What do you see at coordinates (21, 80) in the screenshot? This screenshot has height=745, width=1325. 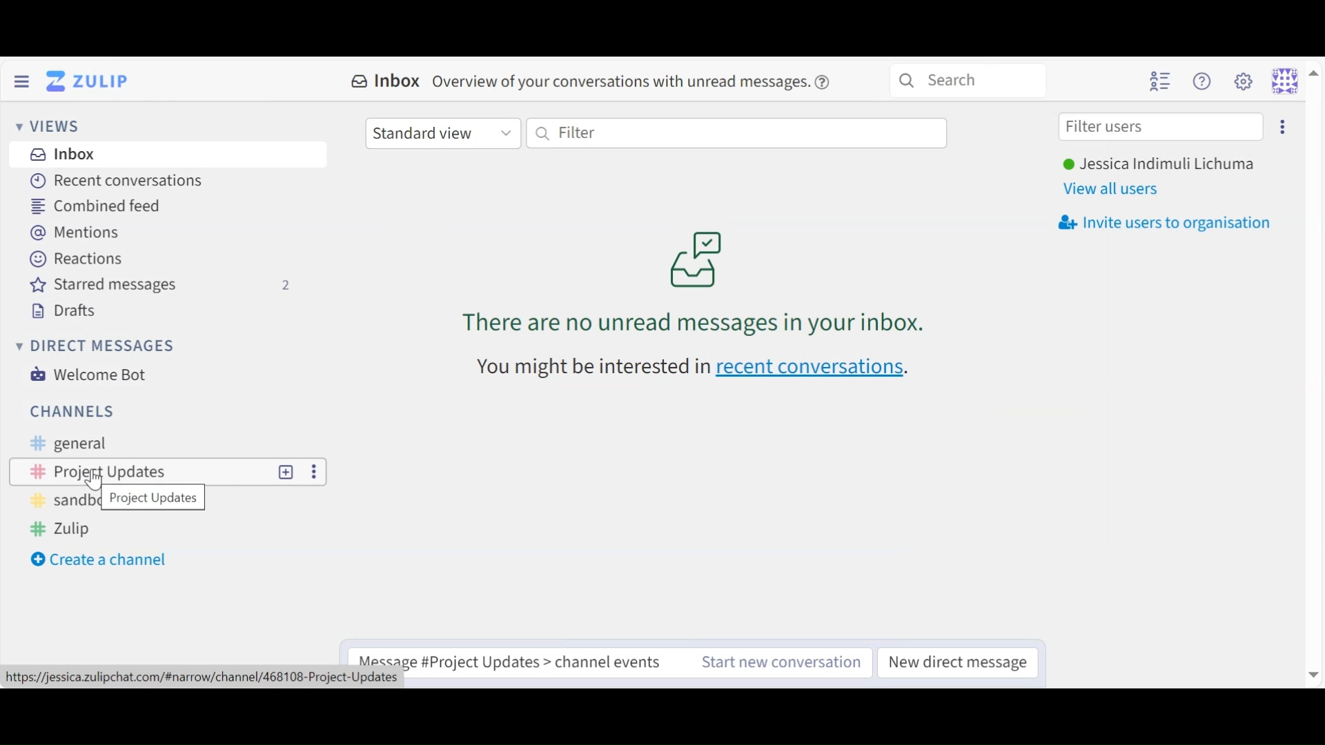 I see `Hide Sidebar` at bounding box center [21, 80].